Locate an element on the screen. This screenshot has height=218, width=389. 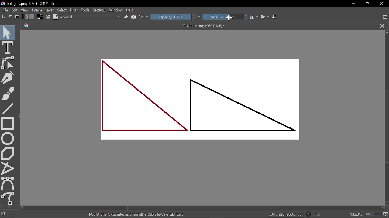
Rotation is located at coordinates (314, 213).